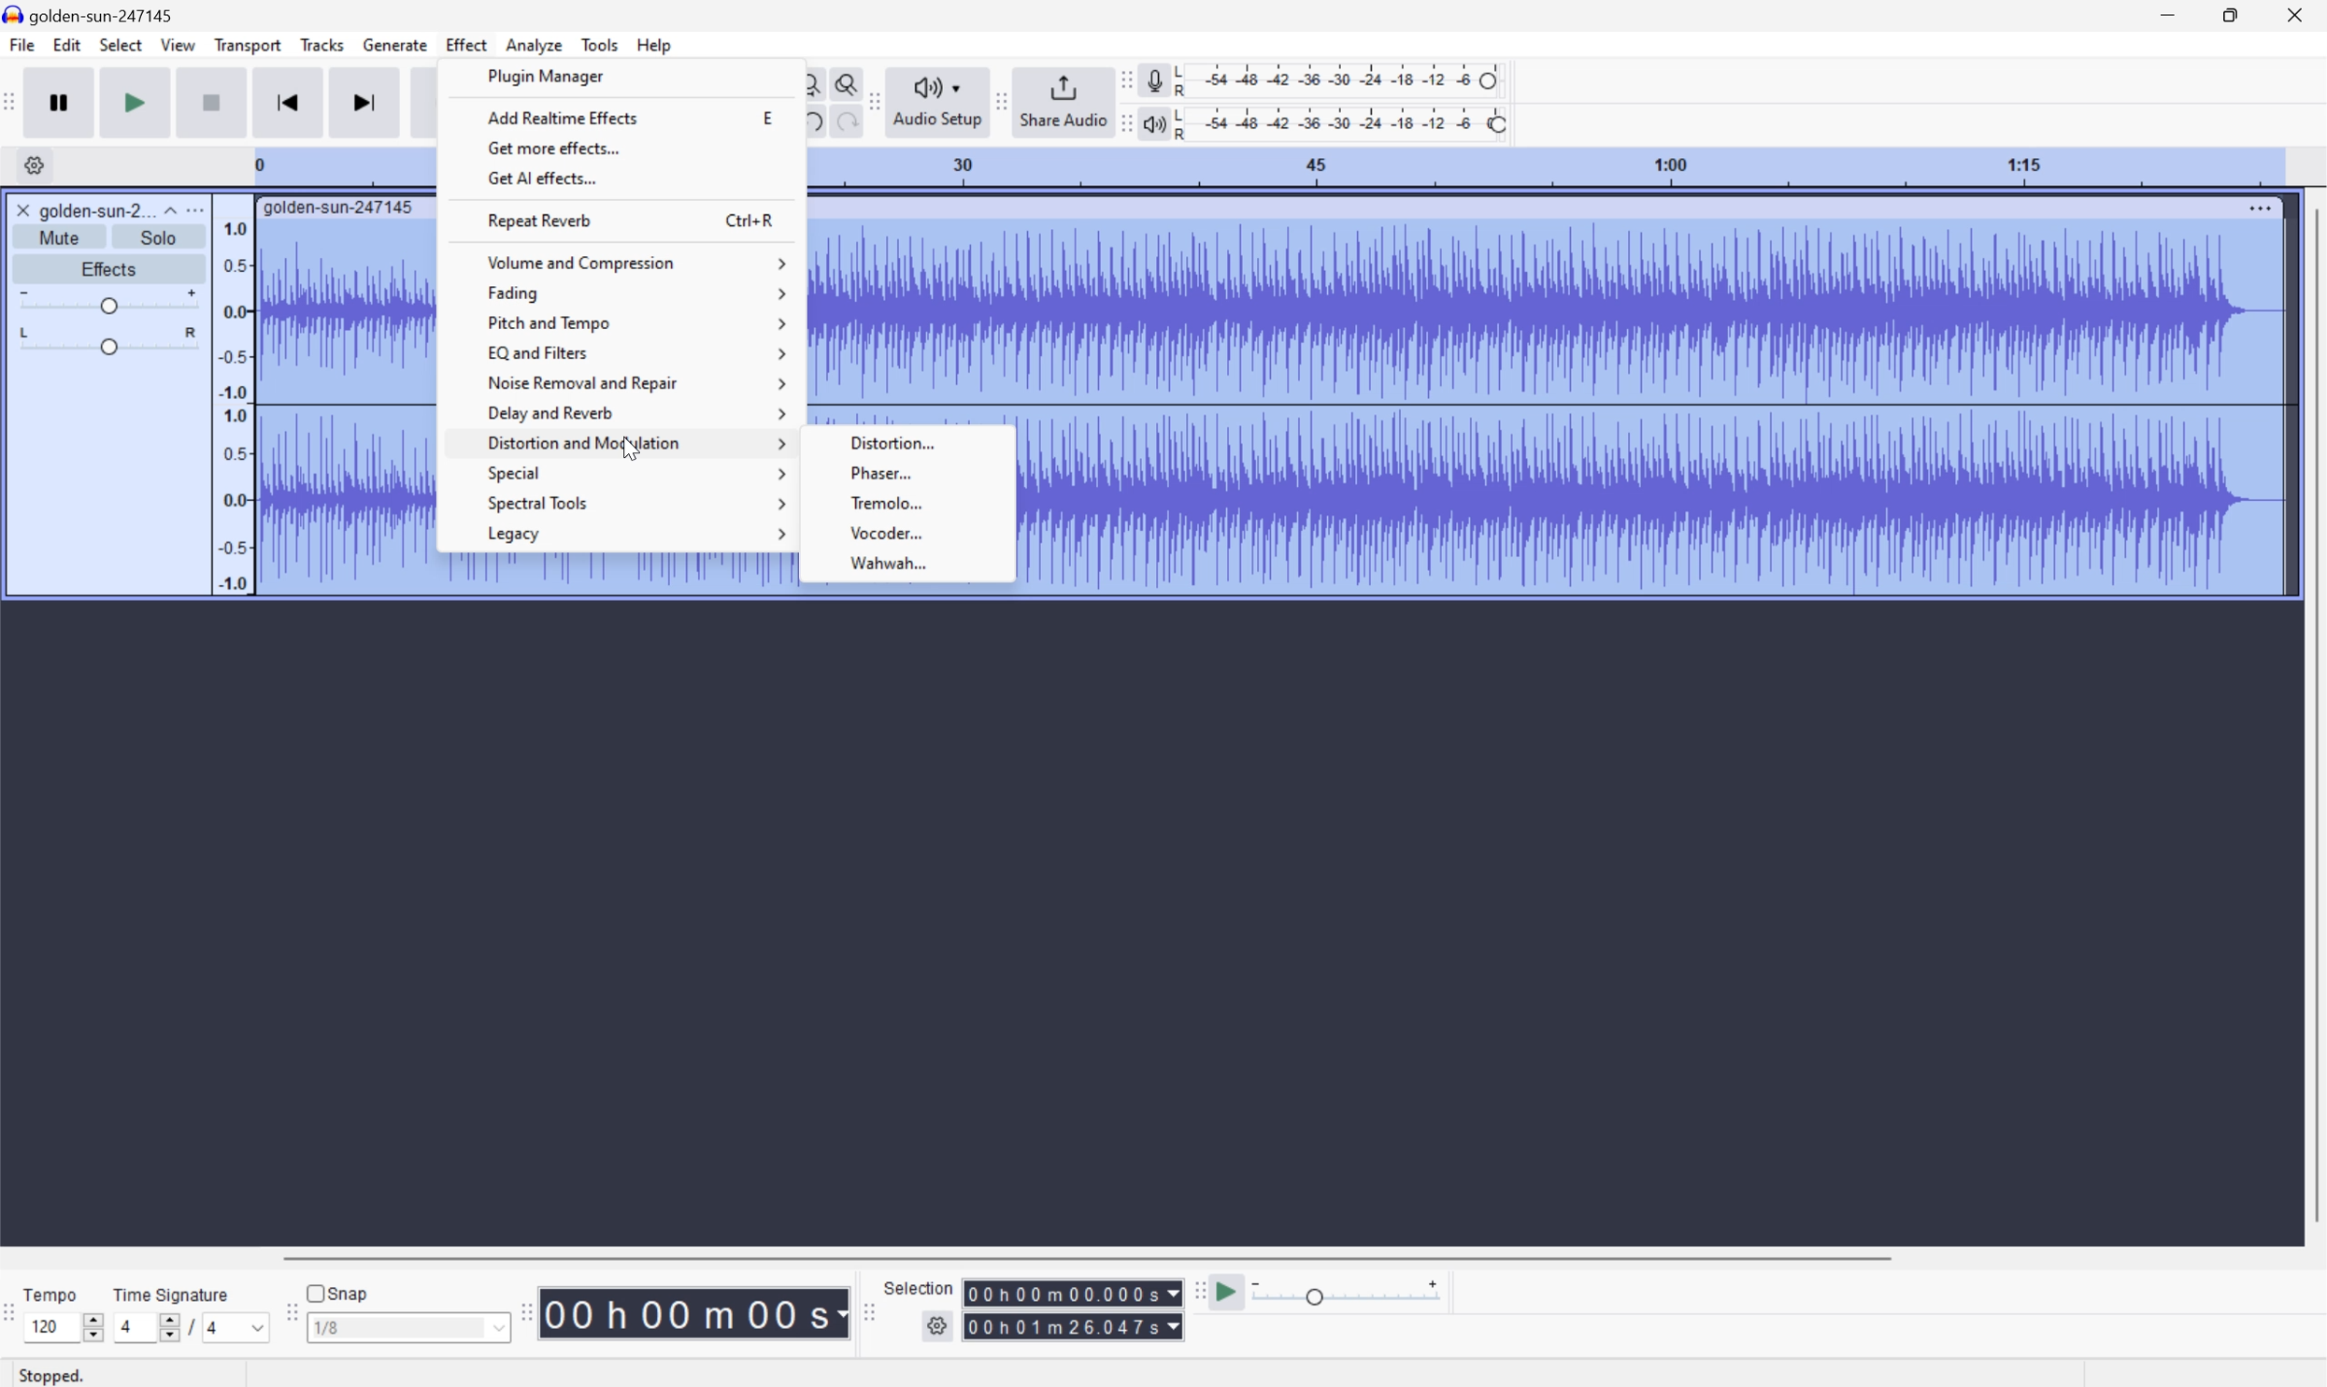 The image size is (2327, 1387). Describe the element at coordinates (1073, 1326) in the screenshot. I see `Selection` at that location.